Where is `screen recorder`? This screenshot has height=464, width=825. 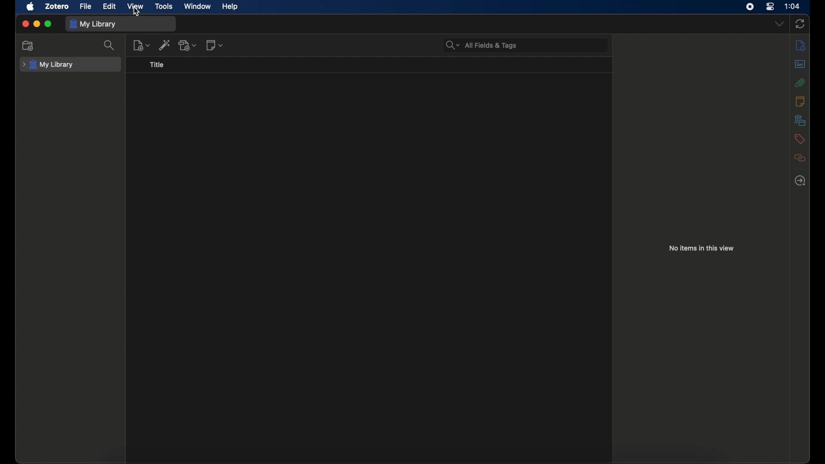
screen recorder is located at coordinates (750, 7).